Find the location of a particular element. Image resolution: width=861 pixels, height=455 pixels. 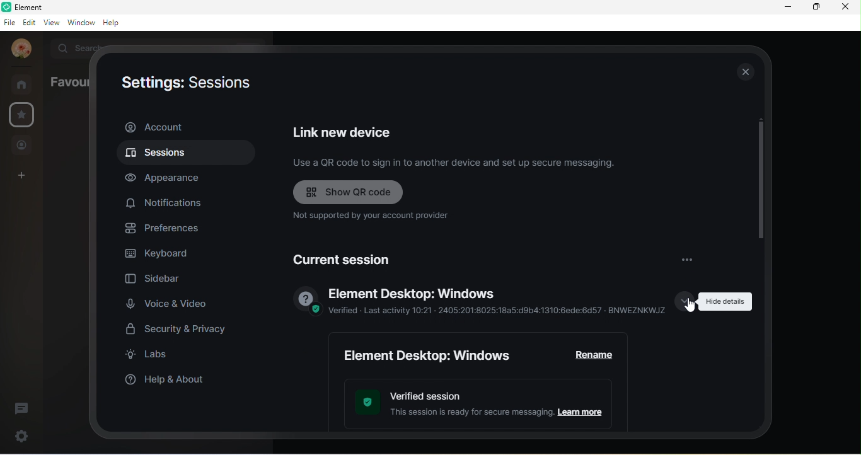

close is located at coordinates (744, 71).